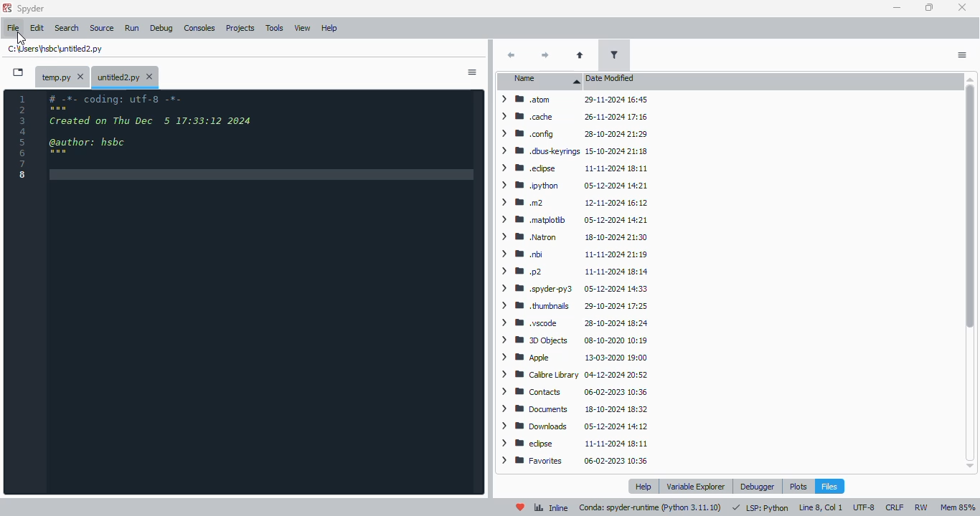 The height and width of the screenshot is (516, 980). I want to click on untitled2.py, so click(116, 76).